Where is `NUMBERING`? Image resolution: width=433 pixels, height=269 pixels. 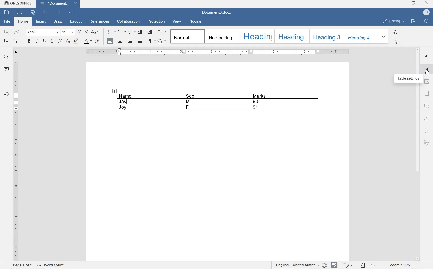 NUMBERING is located at coordinates (122, 31).